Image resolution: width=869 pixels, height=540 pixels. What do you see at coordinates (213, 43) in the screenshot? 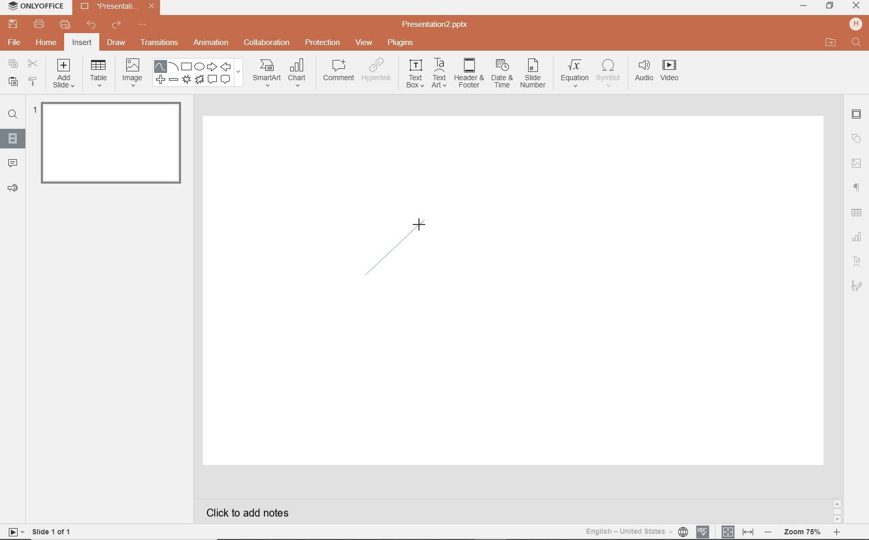
I see `ANIMATION` at bounding box center [213, 43].